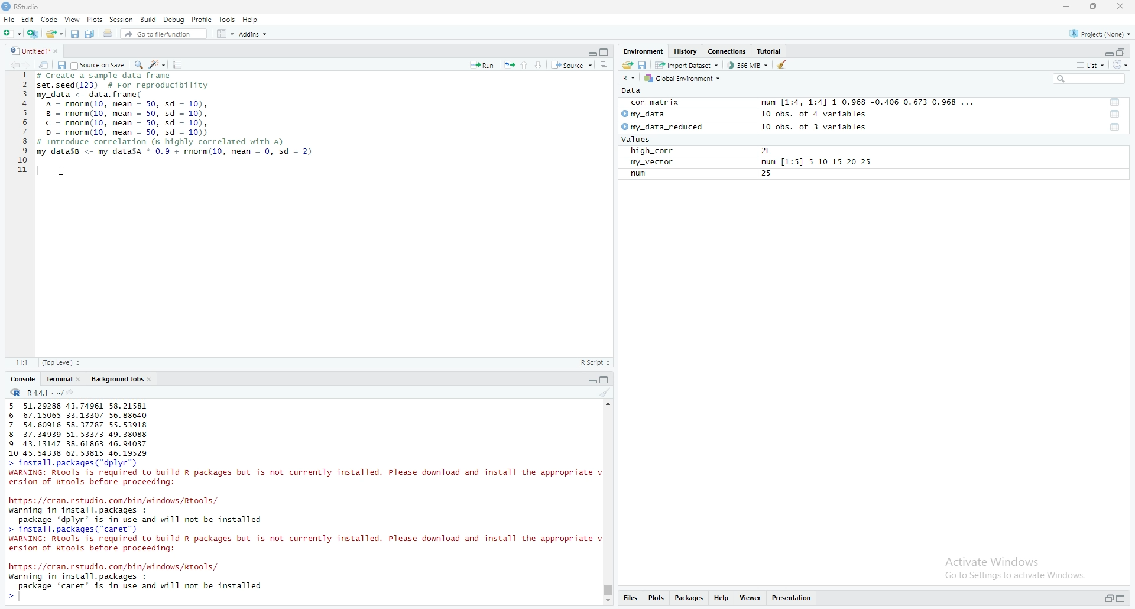 This screenshot has height=609, width=1135. What do you see at coordinates (226, 34) in the screenshot?
I see `Grid` at bounding box center [226, 34].